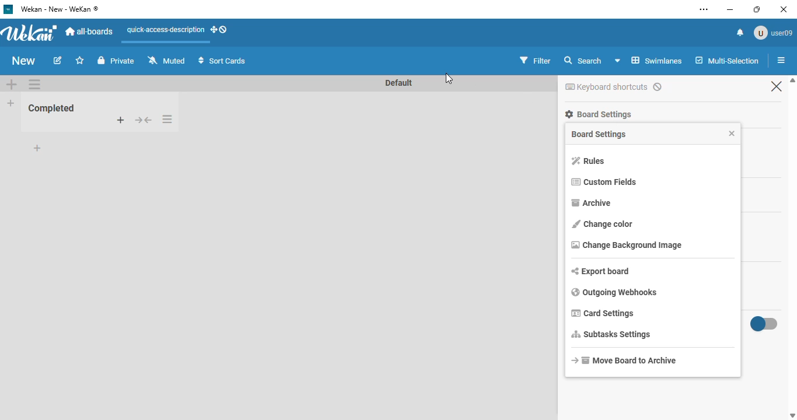 The height and width of the screenshot is (420, 797). Describe the element at coordinates (772, 33) in the screenshot. I see `user09 profile` at that location.